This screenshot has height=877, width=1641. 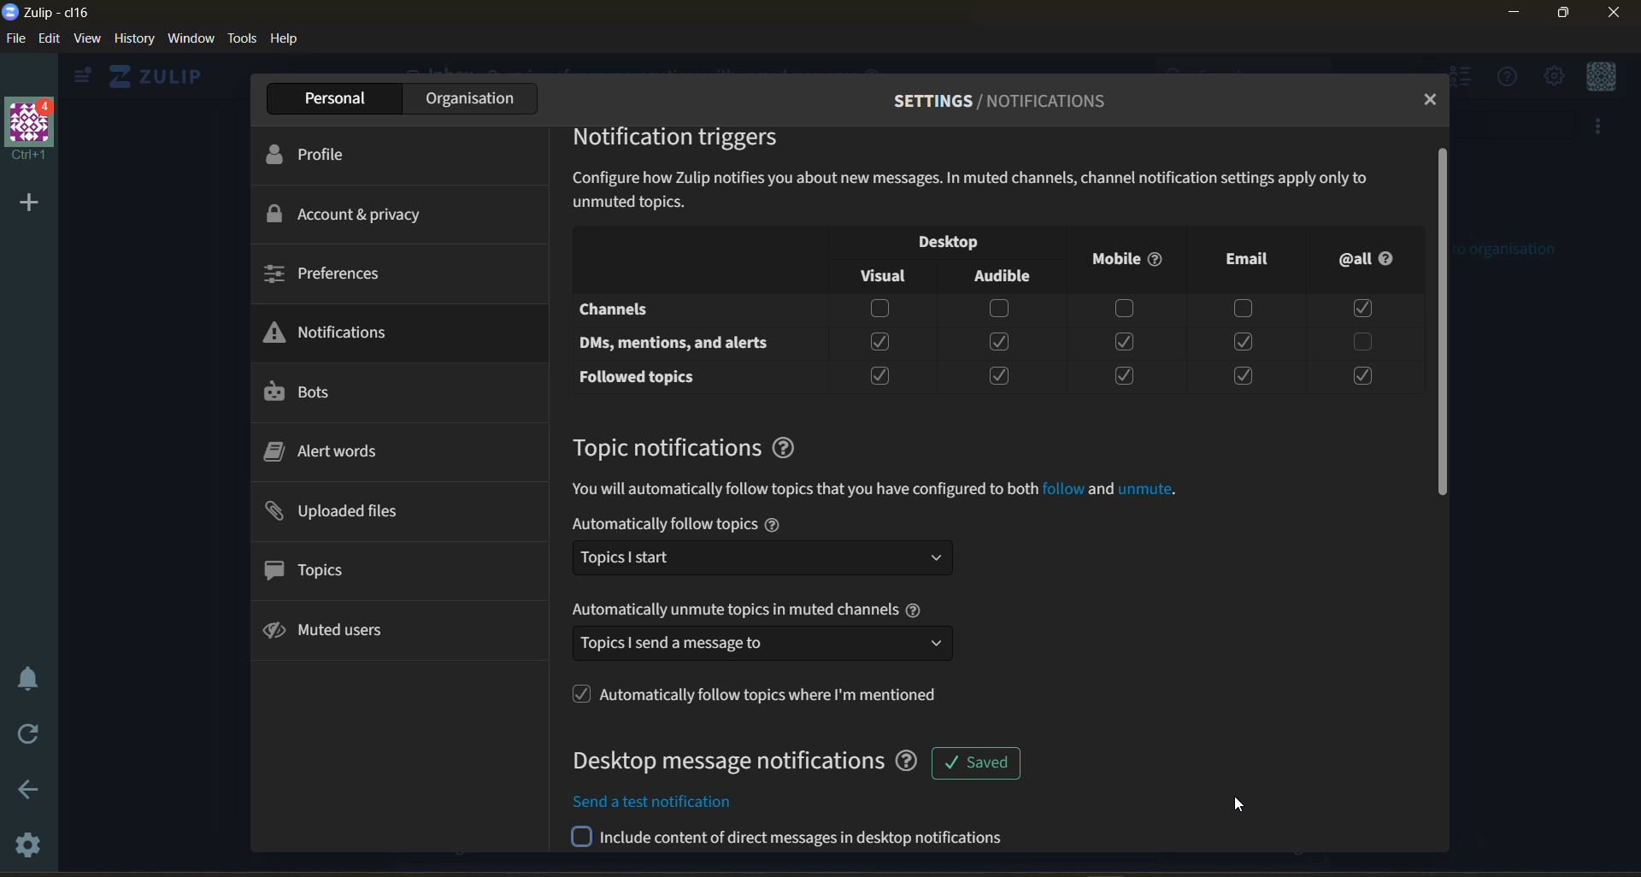 I want to click on You will automatically follow topics that you have configured to both follow and unmute., so click(x=889, y=489).